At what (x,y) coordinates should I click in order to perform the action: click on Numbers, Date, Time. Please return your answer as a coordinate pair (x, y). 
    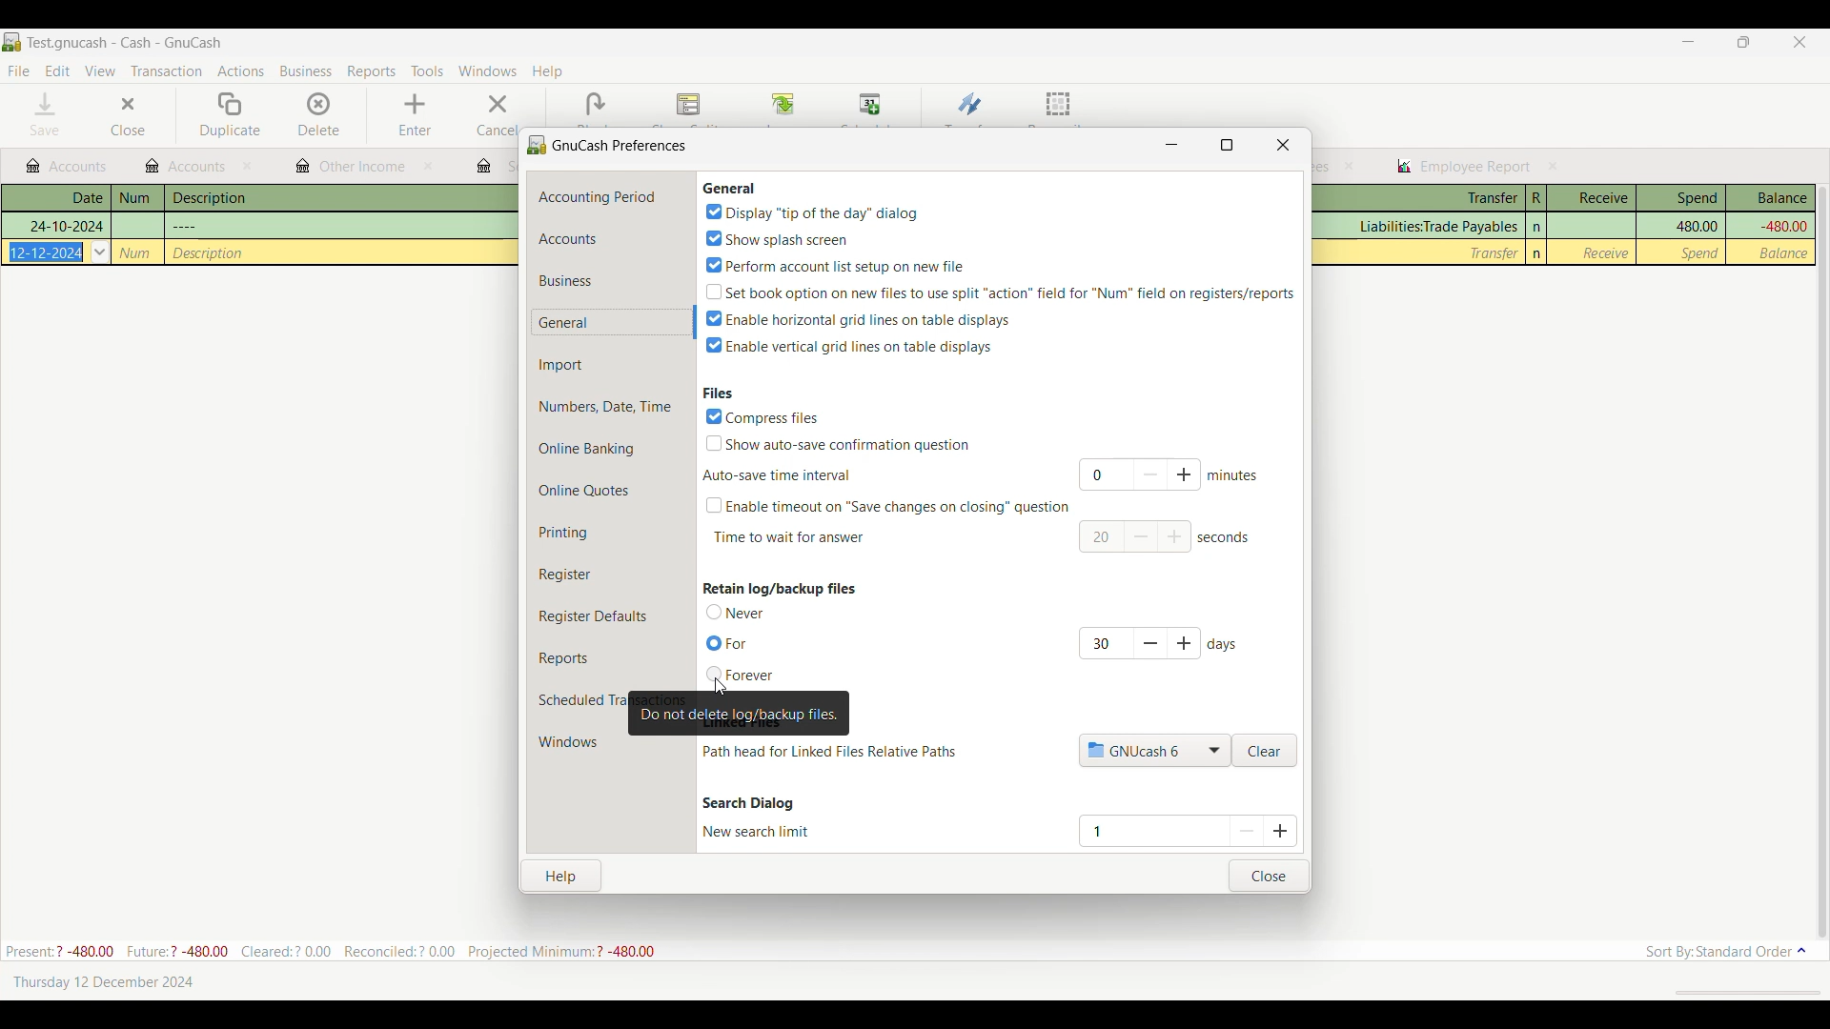
    Looking at the image, I should click on (612, 407).